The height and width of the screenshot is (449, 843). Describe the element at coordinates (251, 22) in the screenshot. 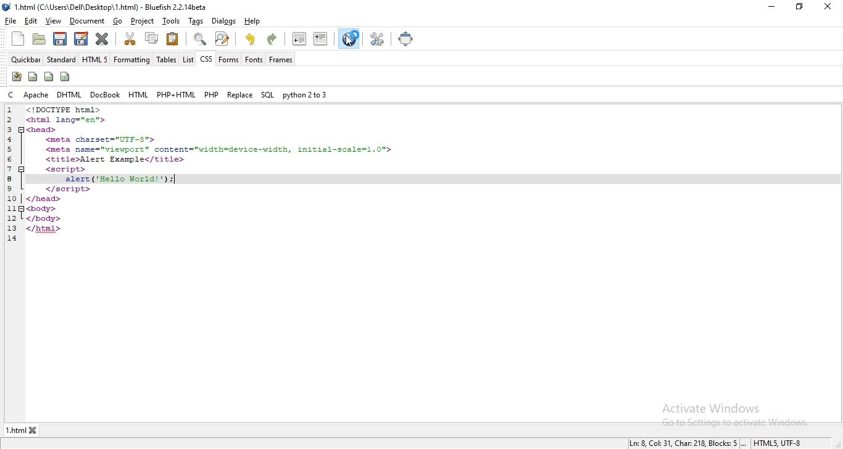

I see `help` at that location.